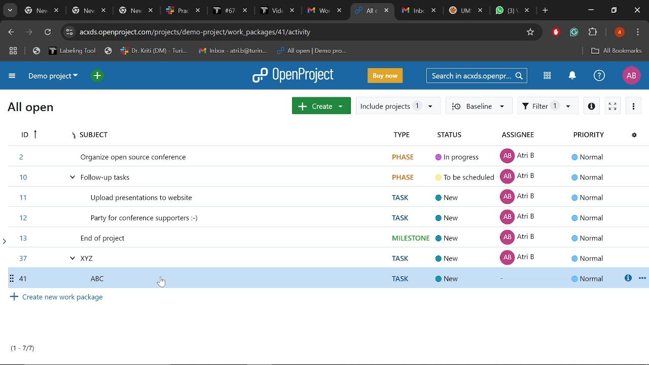 This screenshot has width=649, height=365. What do you see at coordinates (7, 243) in the screenshot?
I see `arrow pointing to task 13` at bounding box center [7, 243].